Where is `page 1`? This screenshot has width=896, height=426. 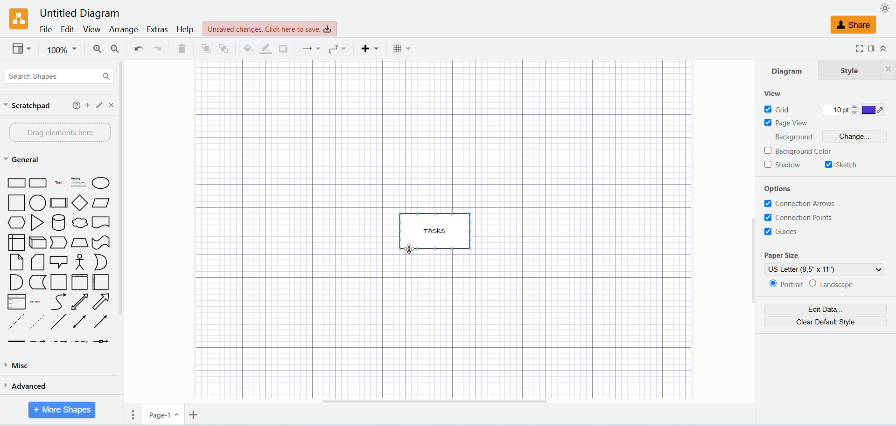 page 1 is located at coordinates (163, 414).